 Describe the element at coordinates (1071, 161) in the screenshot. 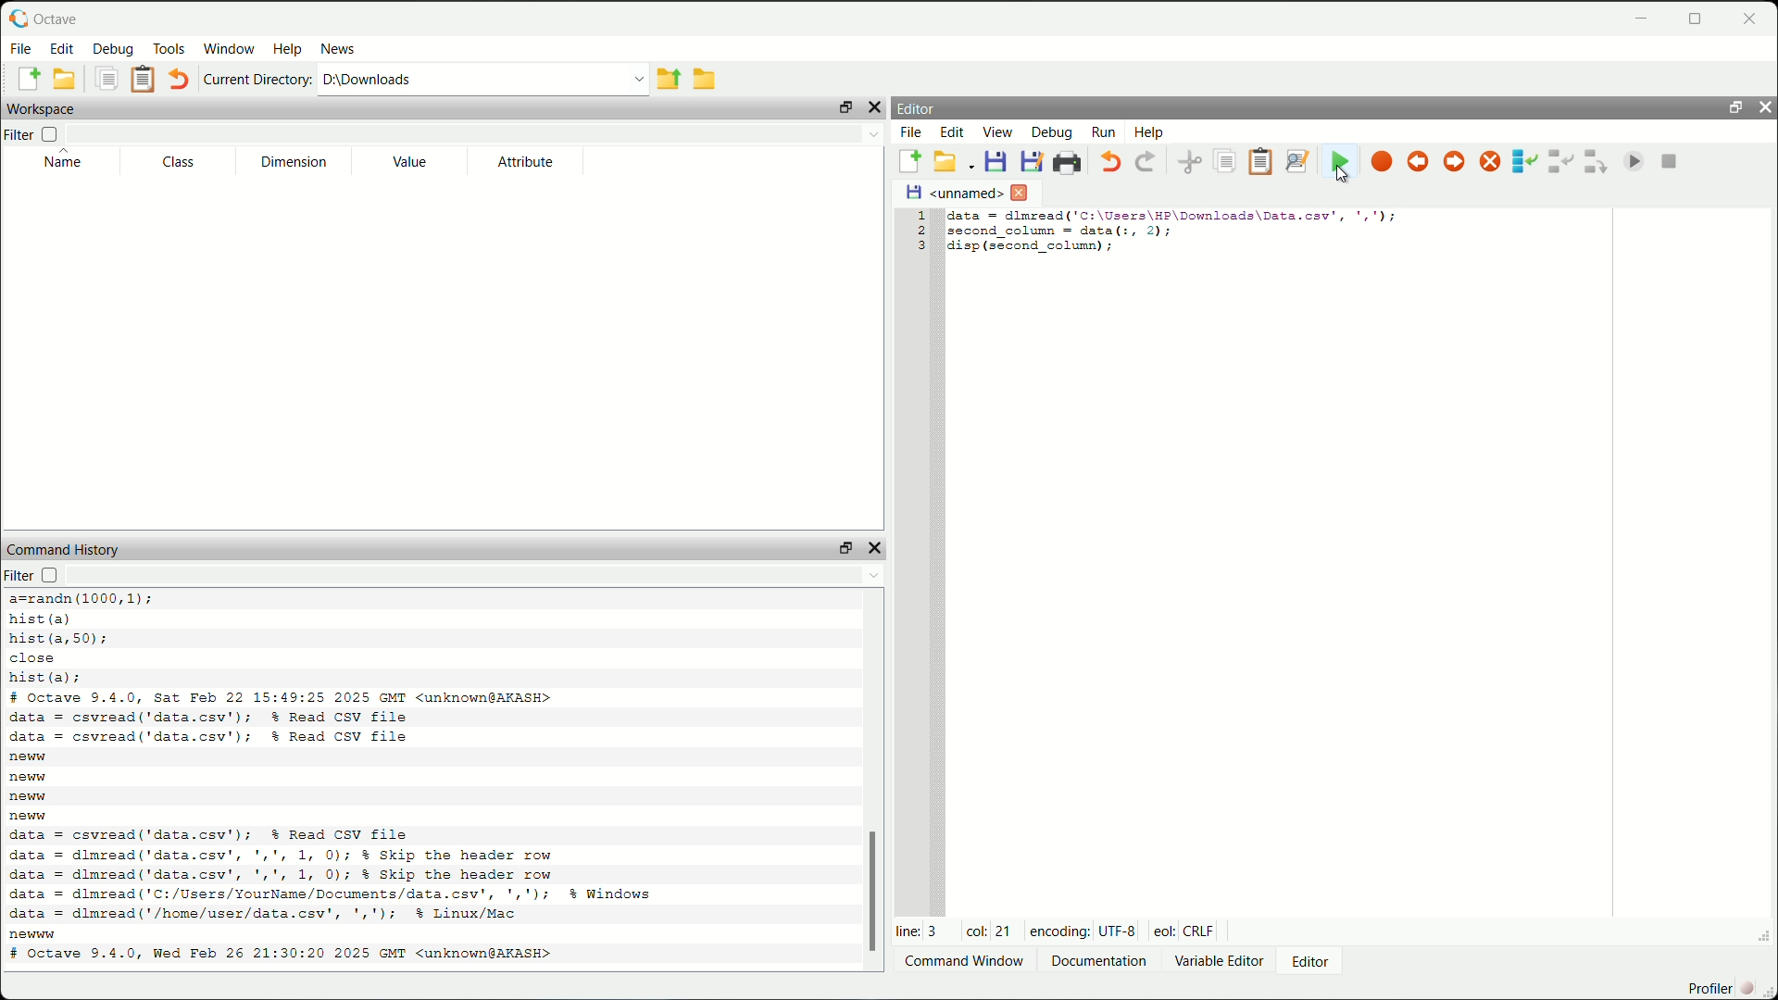

I see `print` at that location.